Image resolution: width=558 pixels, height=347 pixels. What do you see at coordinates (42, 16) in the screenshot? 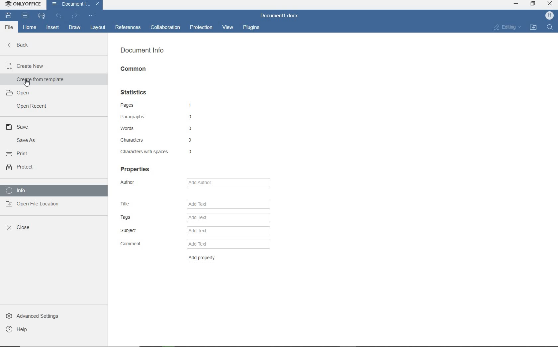
I see `quick print` at bounding box center [42, 16].